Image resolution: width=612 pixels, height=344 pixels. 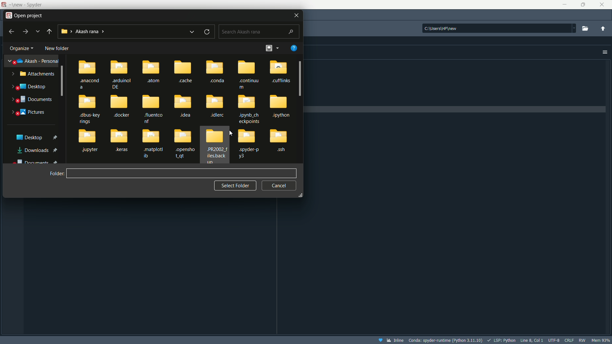 What do you see at coordinates (38, 31) in the screenshot?
I see `previous locations` at bounding box center [38, 31].